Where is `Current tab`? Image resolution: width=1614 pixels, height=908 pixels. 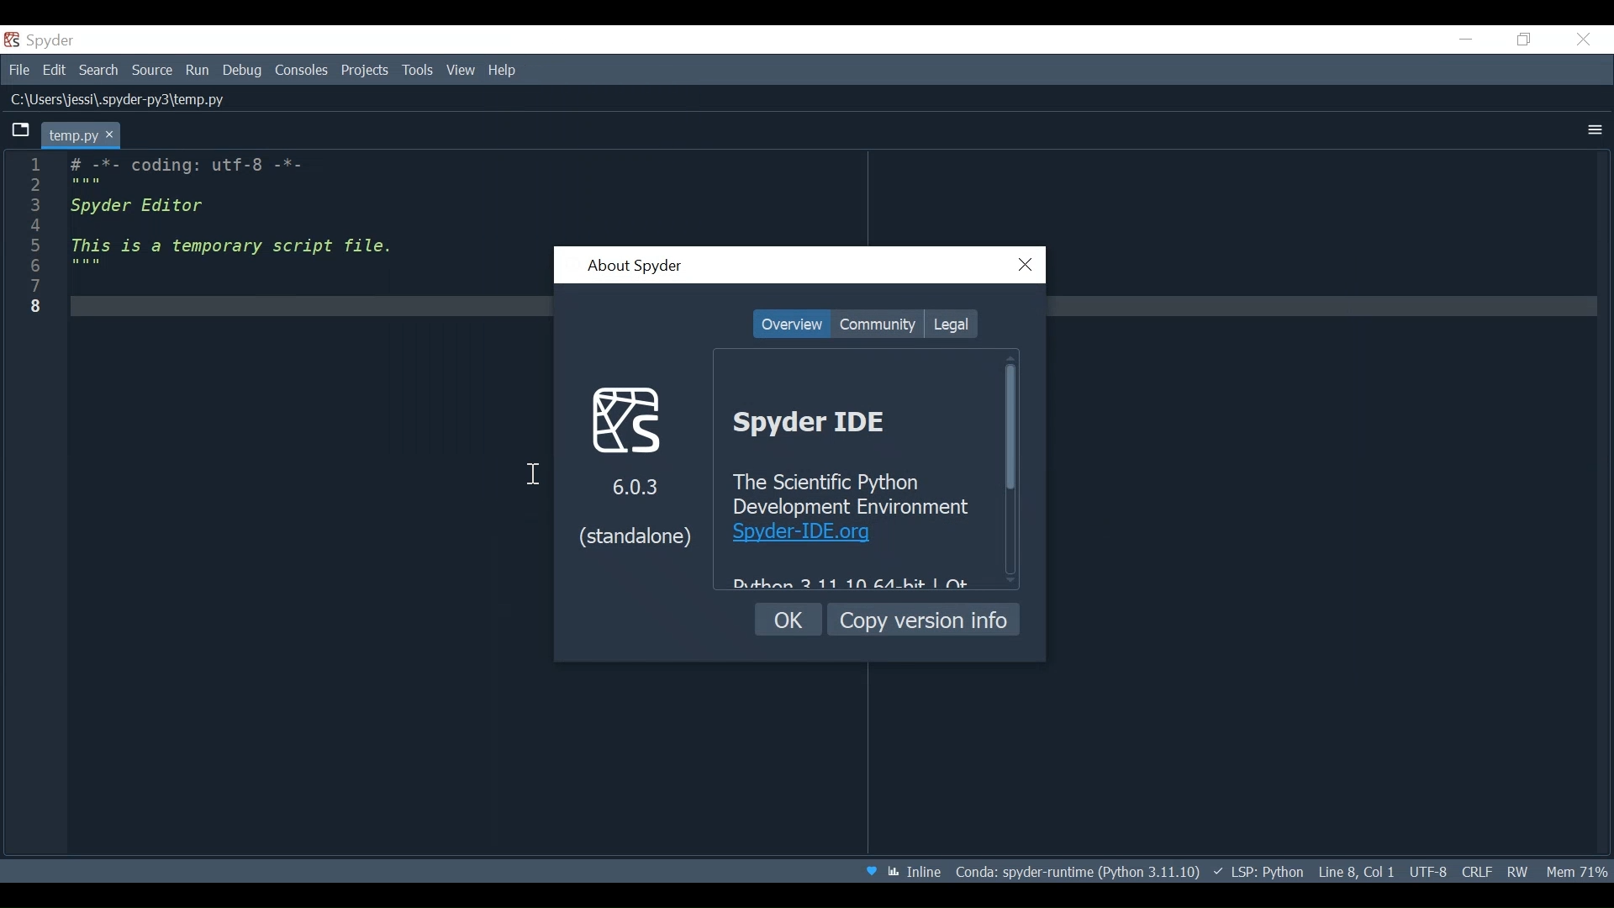 Current tab is located at coordinates (72, 135).